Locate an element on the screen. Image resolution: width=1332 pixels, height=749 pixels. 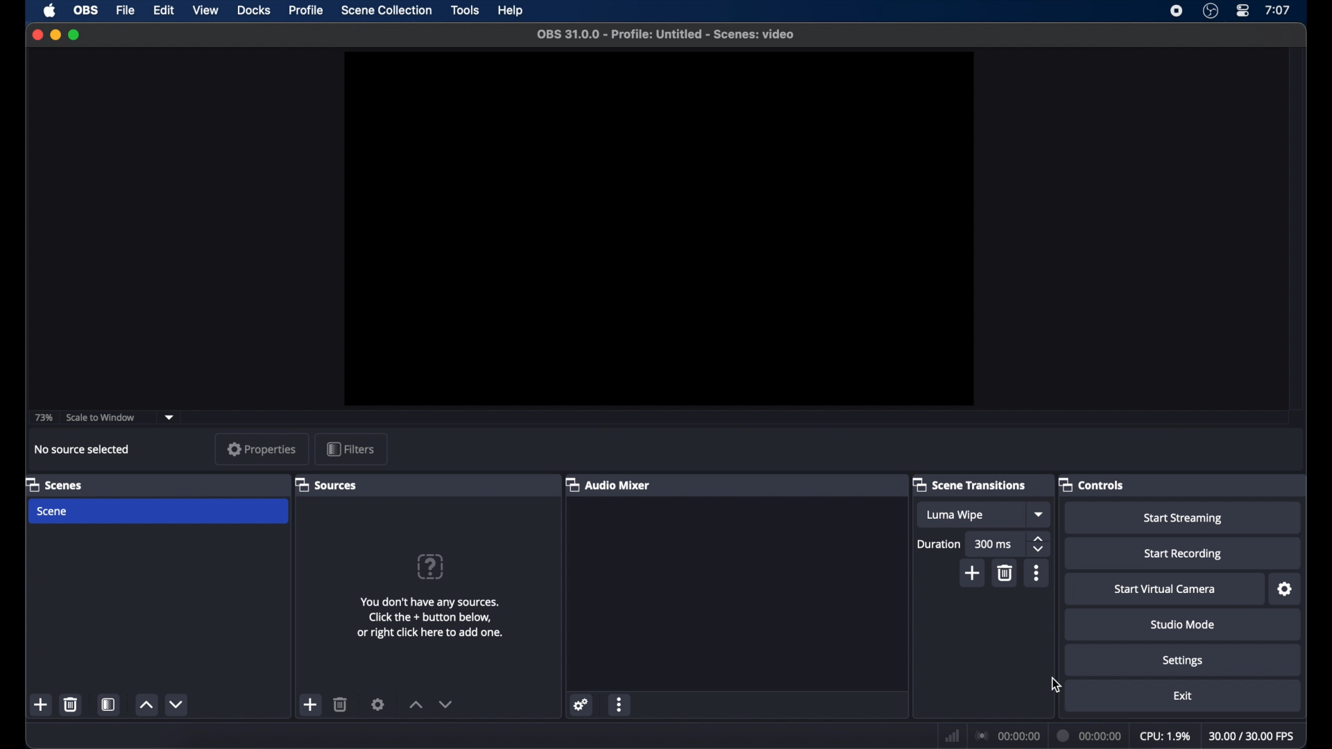
obs studio is located at coordinates (1210, 11).